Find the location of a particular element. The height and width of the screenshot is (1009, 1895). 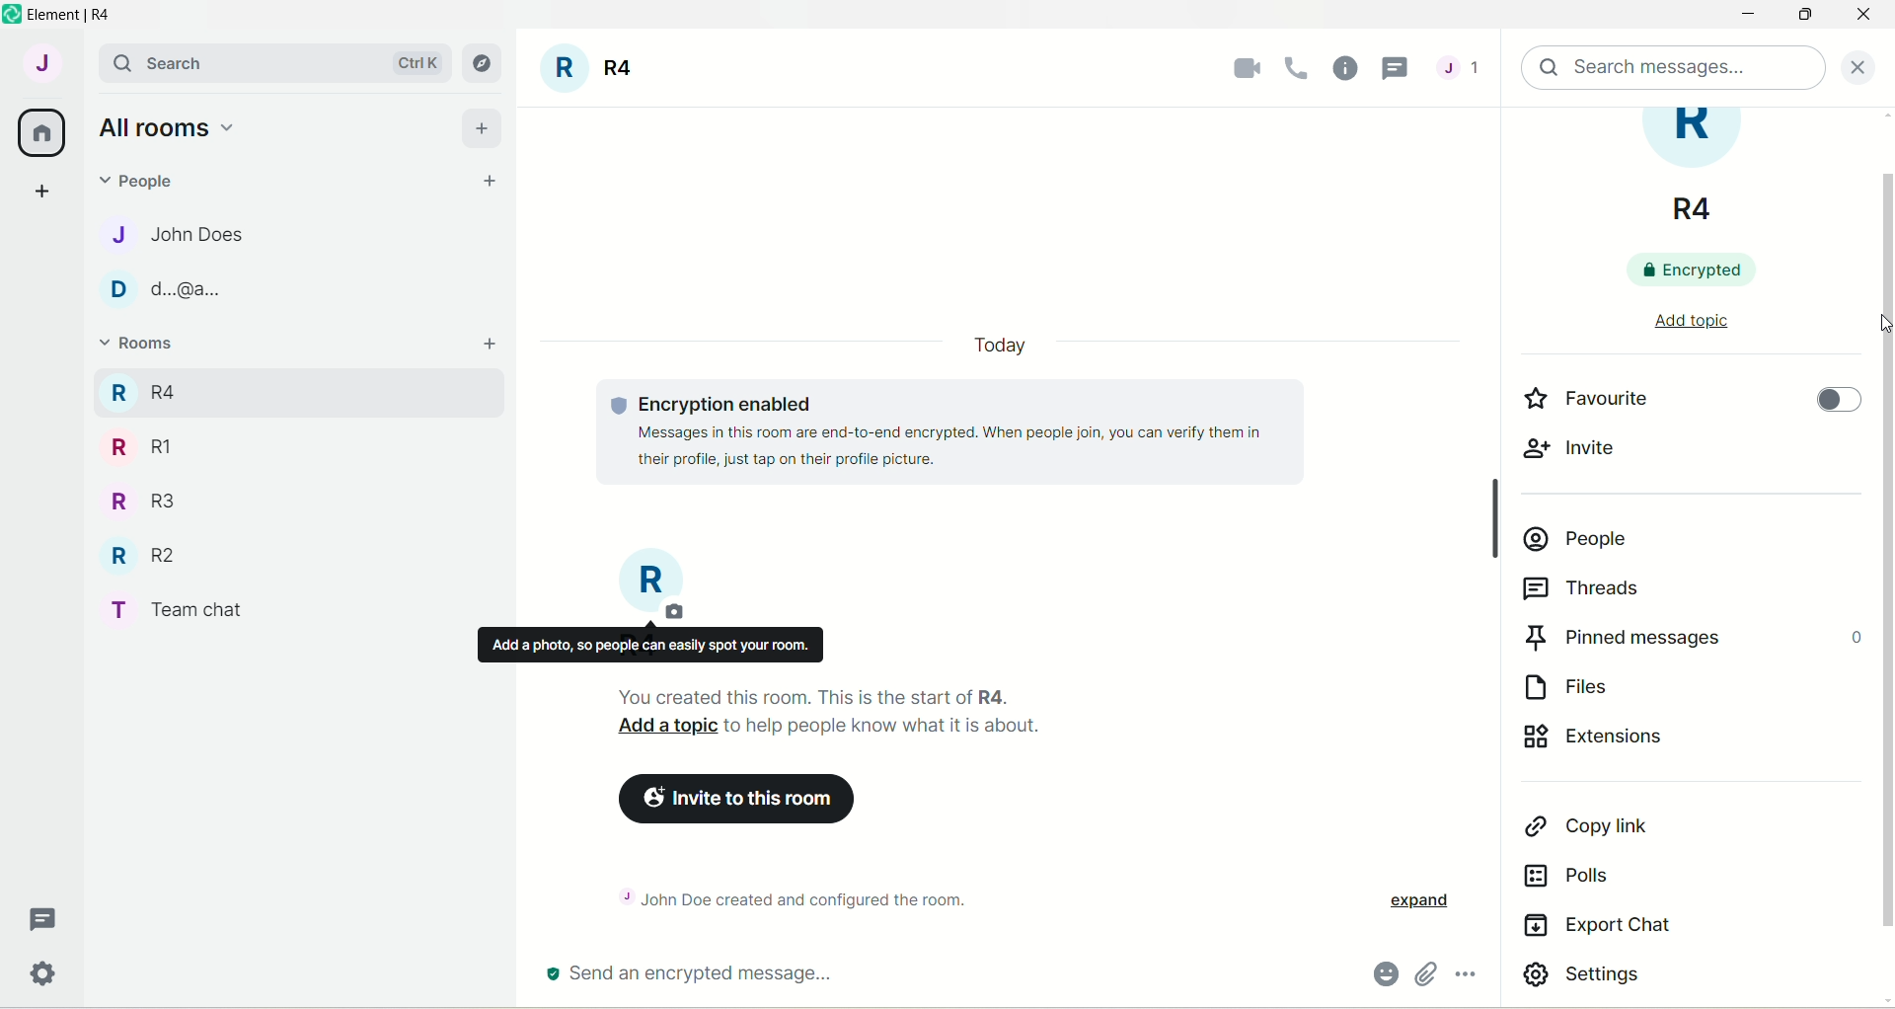

invite to this room is located at coordinates (743, 801).